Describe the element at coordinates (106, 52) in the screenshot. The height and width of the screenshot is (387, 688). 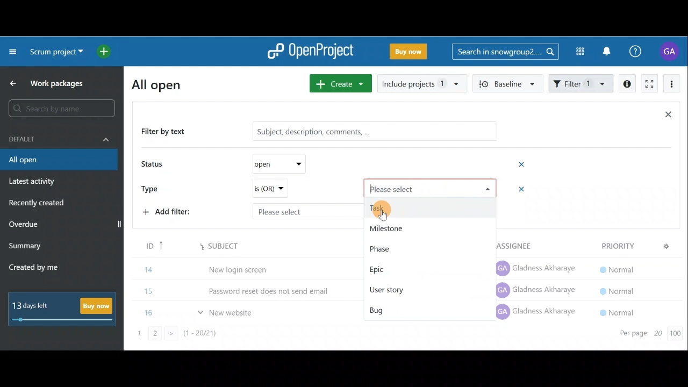
I see `Open quick add menu` at that location.